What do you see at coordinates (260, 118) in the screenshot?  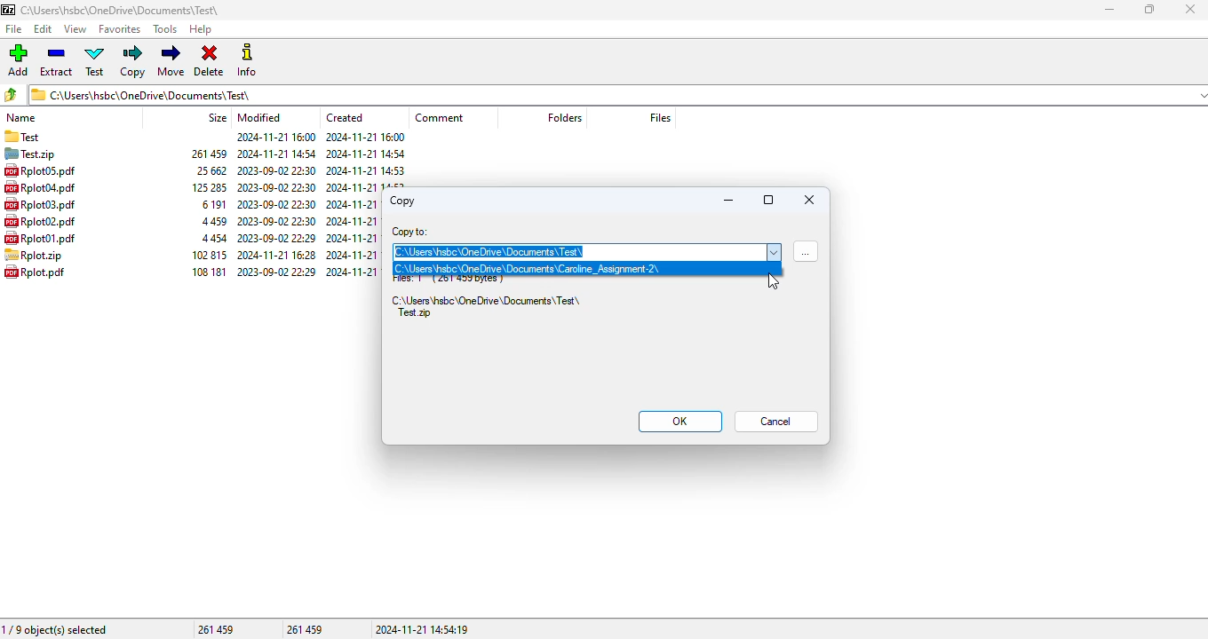 I see `modified` at bounding box center [260, 118].